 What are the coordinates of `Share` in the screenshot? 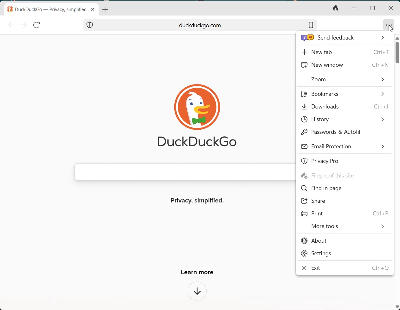 It's located at (345, 200).